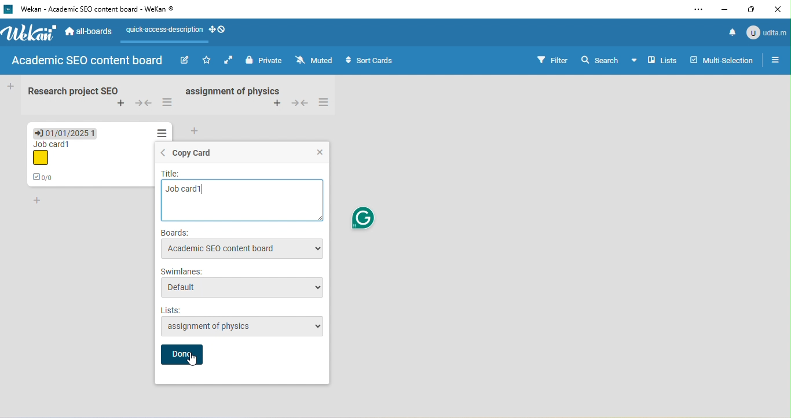 This screenshot has height=418, width=791. Describe the element at coordinates (51, 153) in the screenshot. I see `job card 1` at that location.